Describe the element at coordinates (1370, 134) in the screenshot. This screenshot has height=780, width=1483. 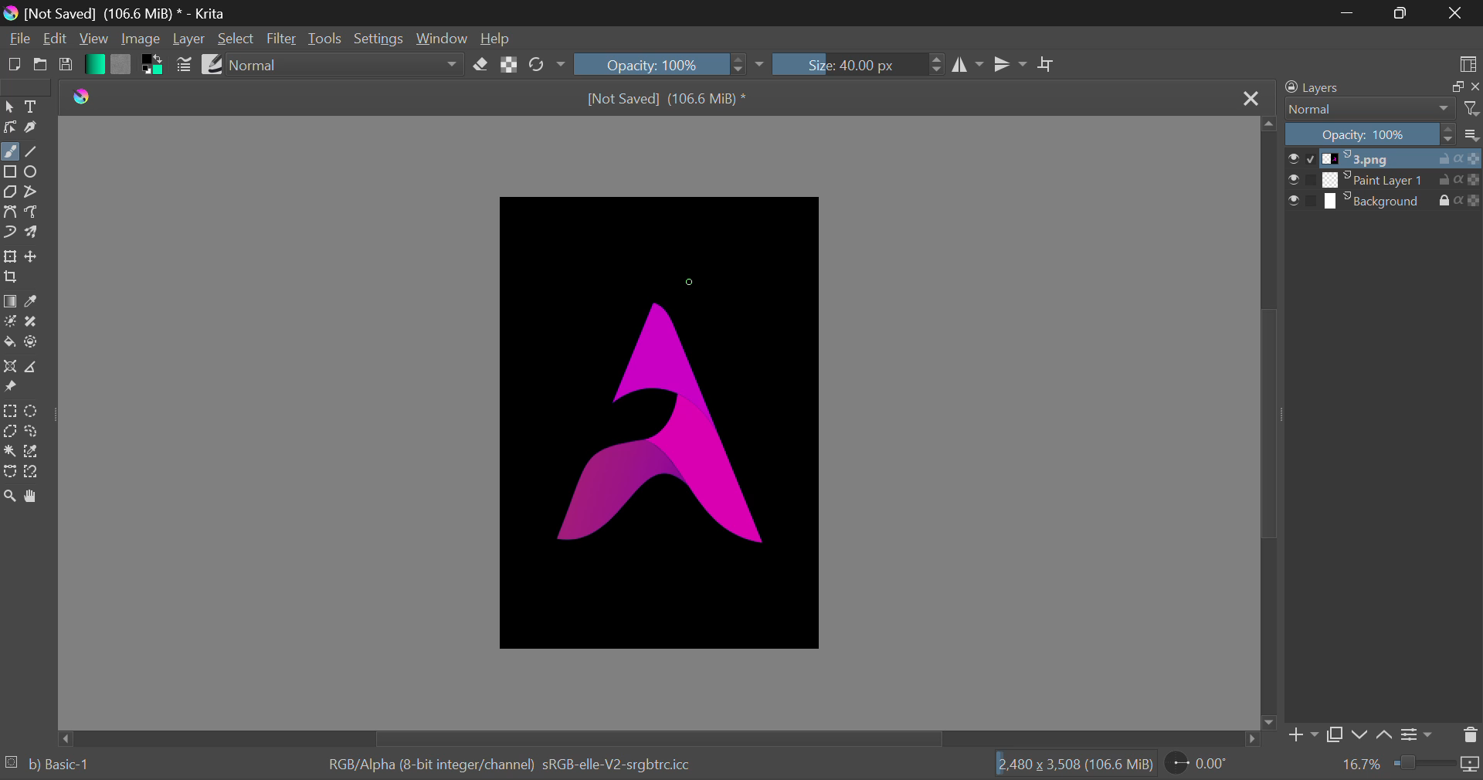
I see `Opacity 100%` at that location.